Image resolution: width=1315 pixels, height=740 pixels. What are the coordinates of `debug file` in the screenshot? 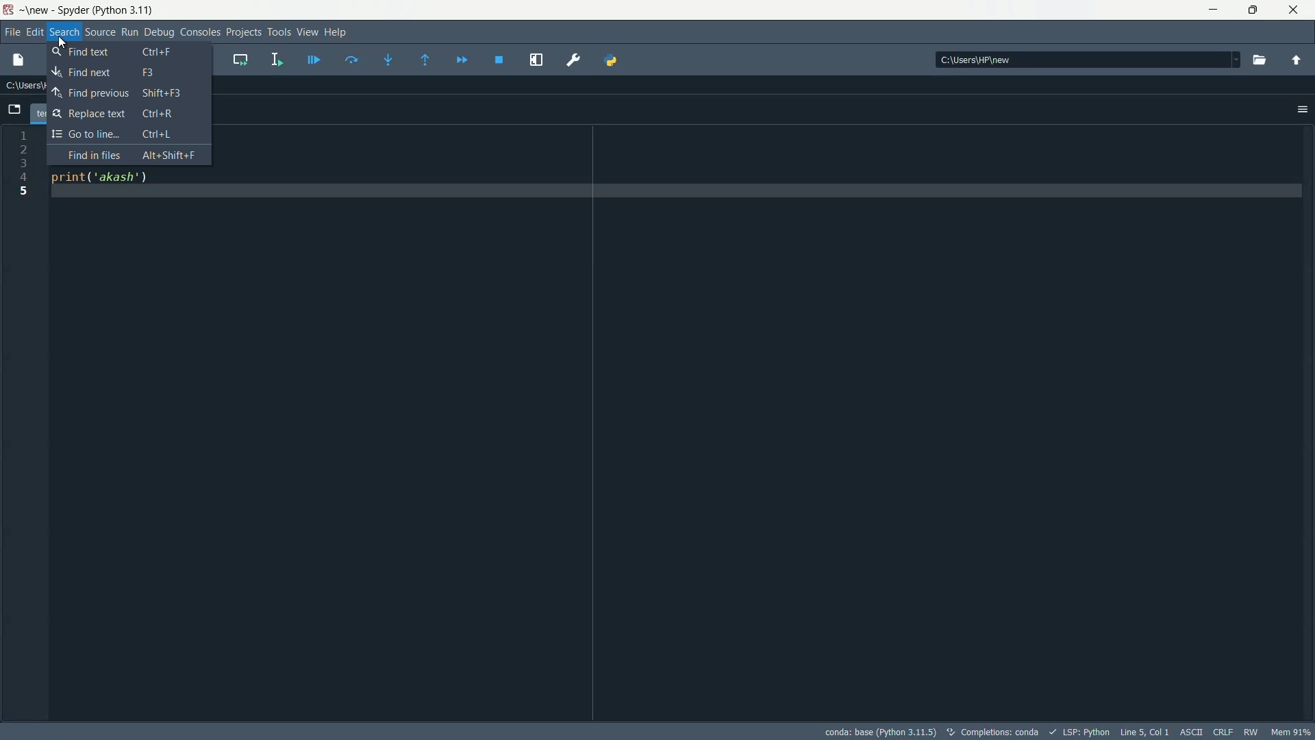 It's located at (315, 60).